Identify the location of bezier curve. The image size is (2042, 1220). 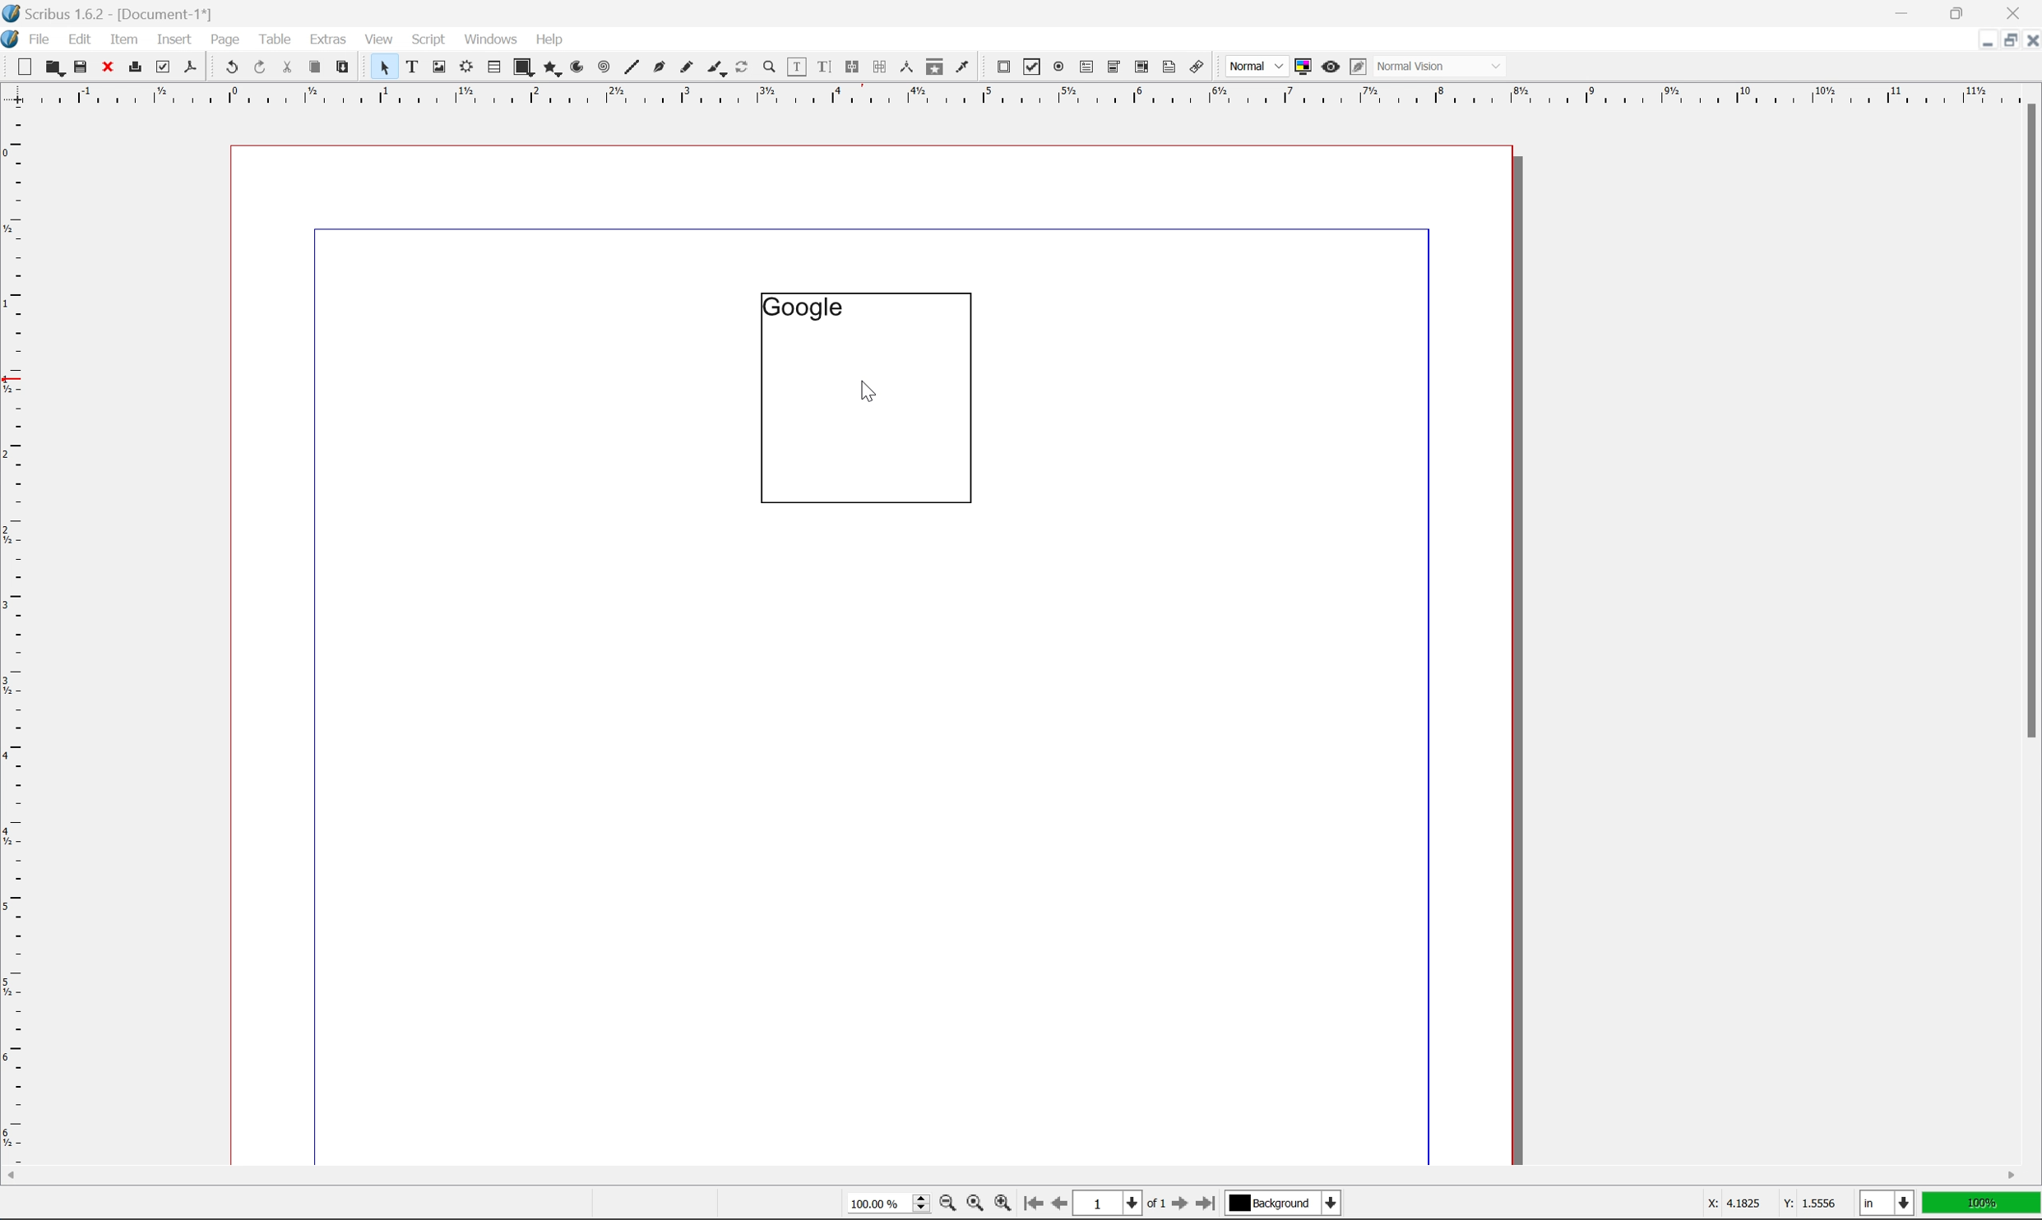
(660, 67).